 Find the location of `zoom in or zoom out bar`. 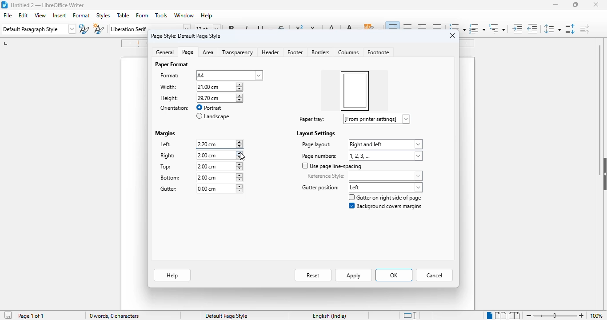

zoom in or zoom out bar is located at coordinates (555, 316).